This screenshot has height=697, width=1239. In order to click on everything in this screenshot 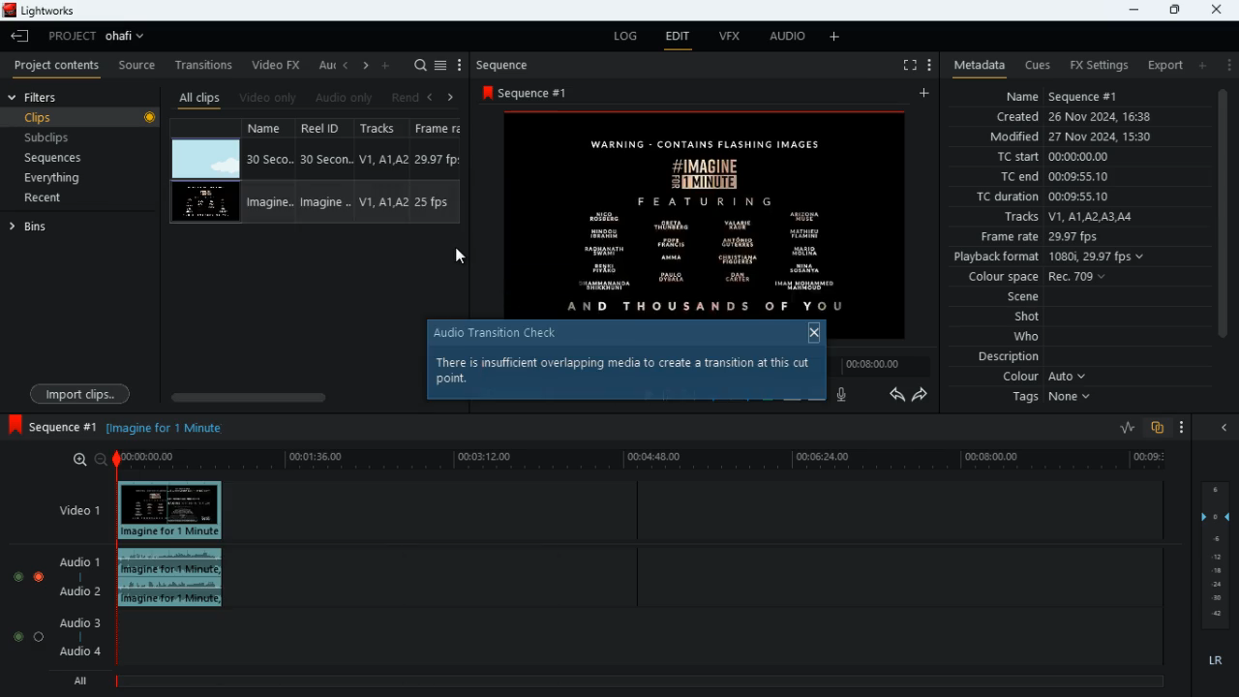, I will do `click(49, 179)`.